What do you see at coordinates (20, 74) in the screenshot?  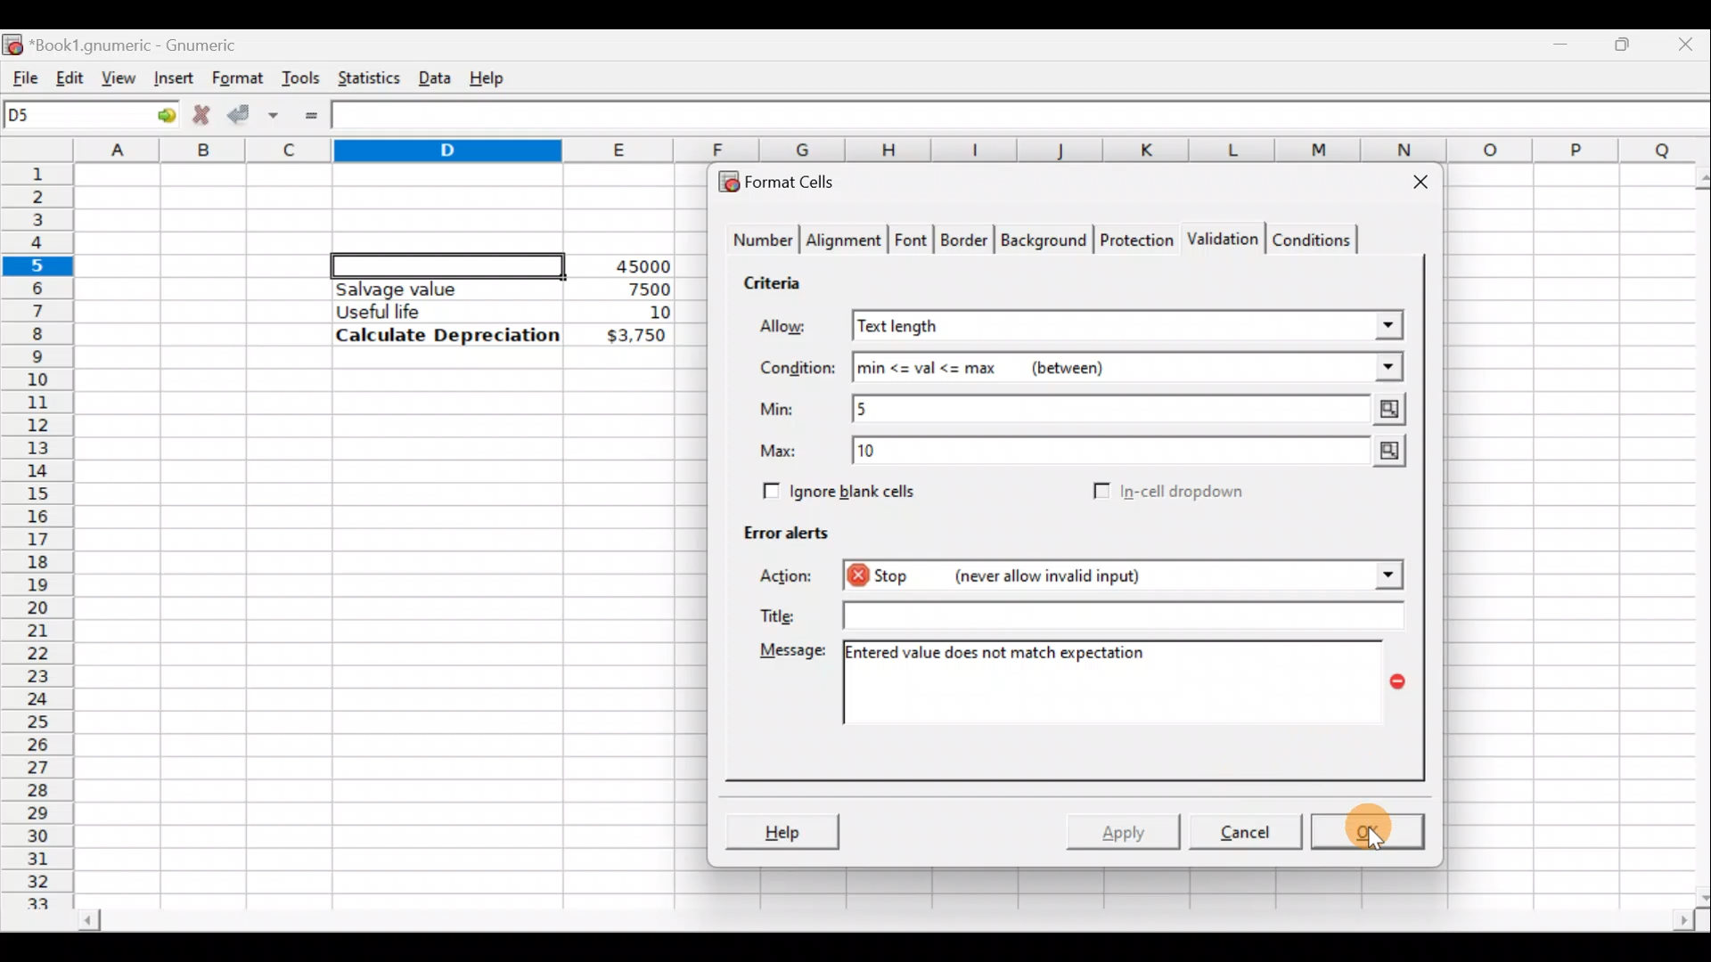 I see `File` at bounding box center [20, 74].